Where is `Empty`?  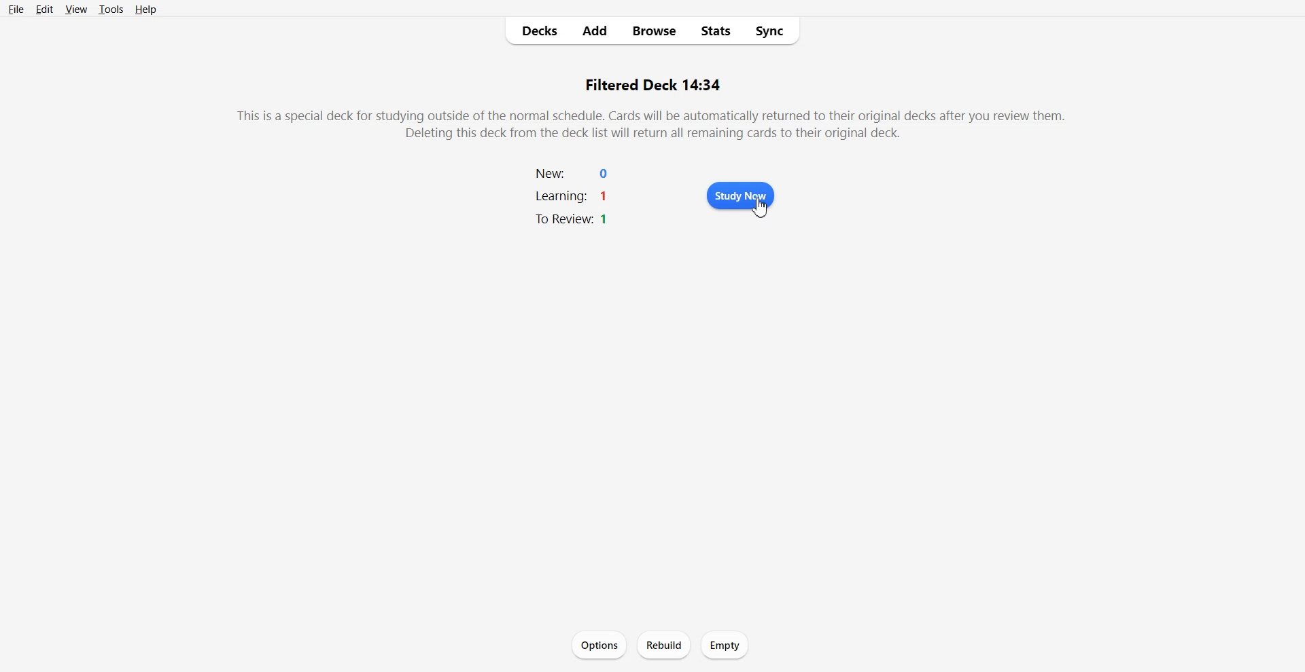
Empty is located at coordinates (725, 645).